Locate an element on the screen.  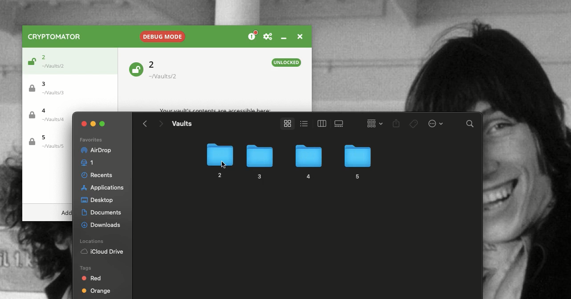
Close is located at coordinates (299, 36).